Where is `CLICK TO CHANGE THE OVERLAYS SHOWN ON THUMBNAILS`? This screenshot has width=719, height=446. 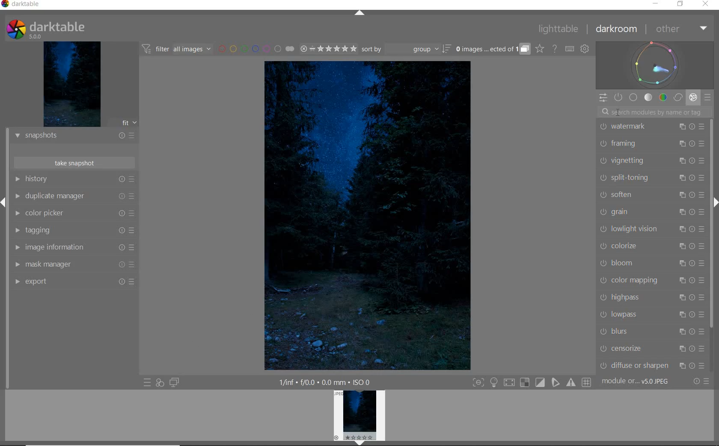 CLICK TO CHANGE THE OVERLAYS SHOWN ON THUMBNAILS is located at coordinates (540, 49).